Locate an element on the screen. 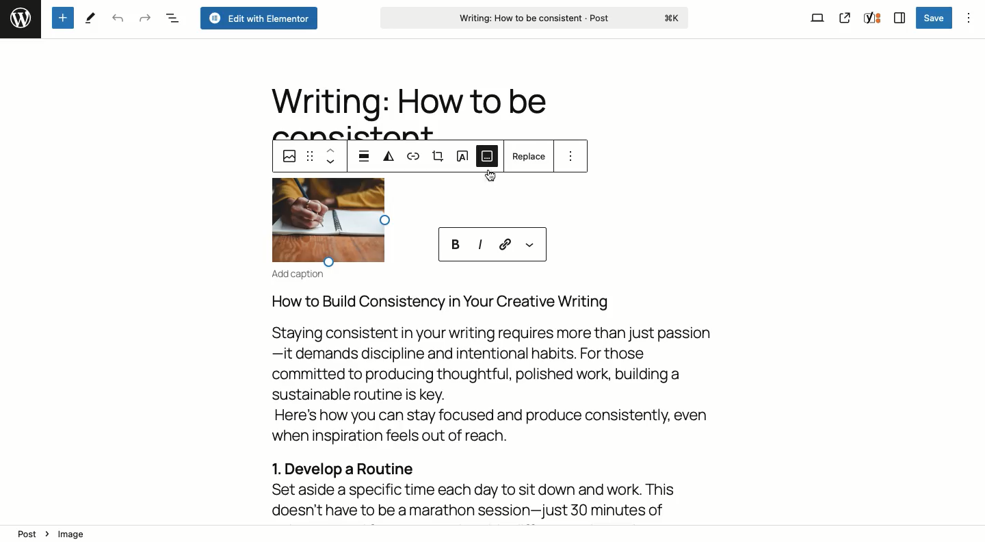 The height and width of the screenshot is (542, 985). View post is located at coordinates (845, 18).